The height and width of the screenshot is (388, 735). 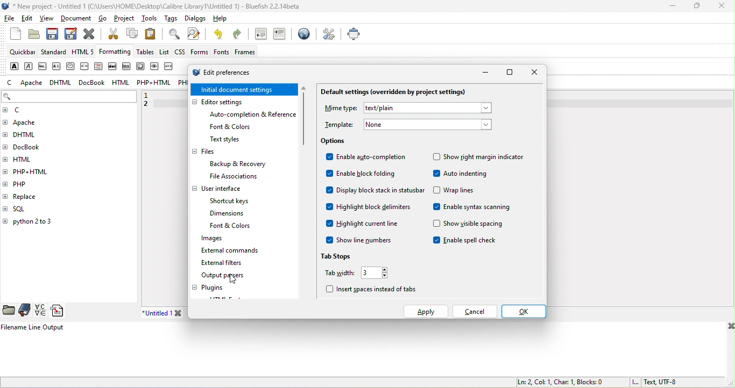 I want to click on font & colors, so click(x=236, y=226).